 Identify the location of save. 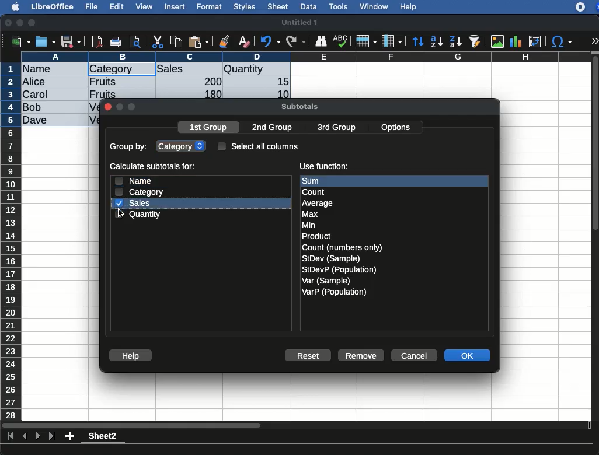
(46, 41).